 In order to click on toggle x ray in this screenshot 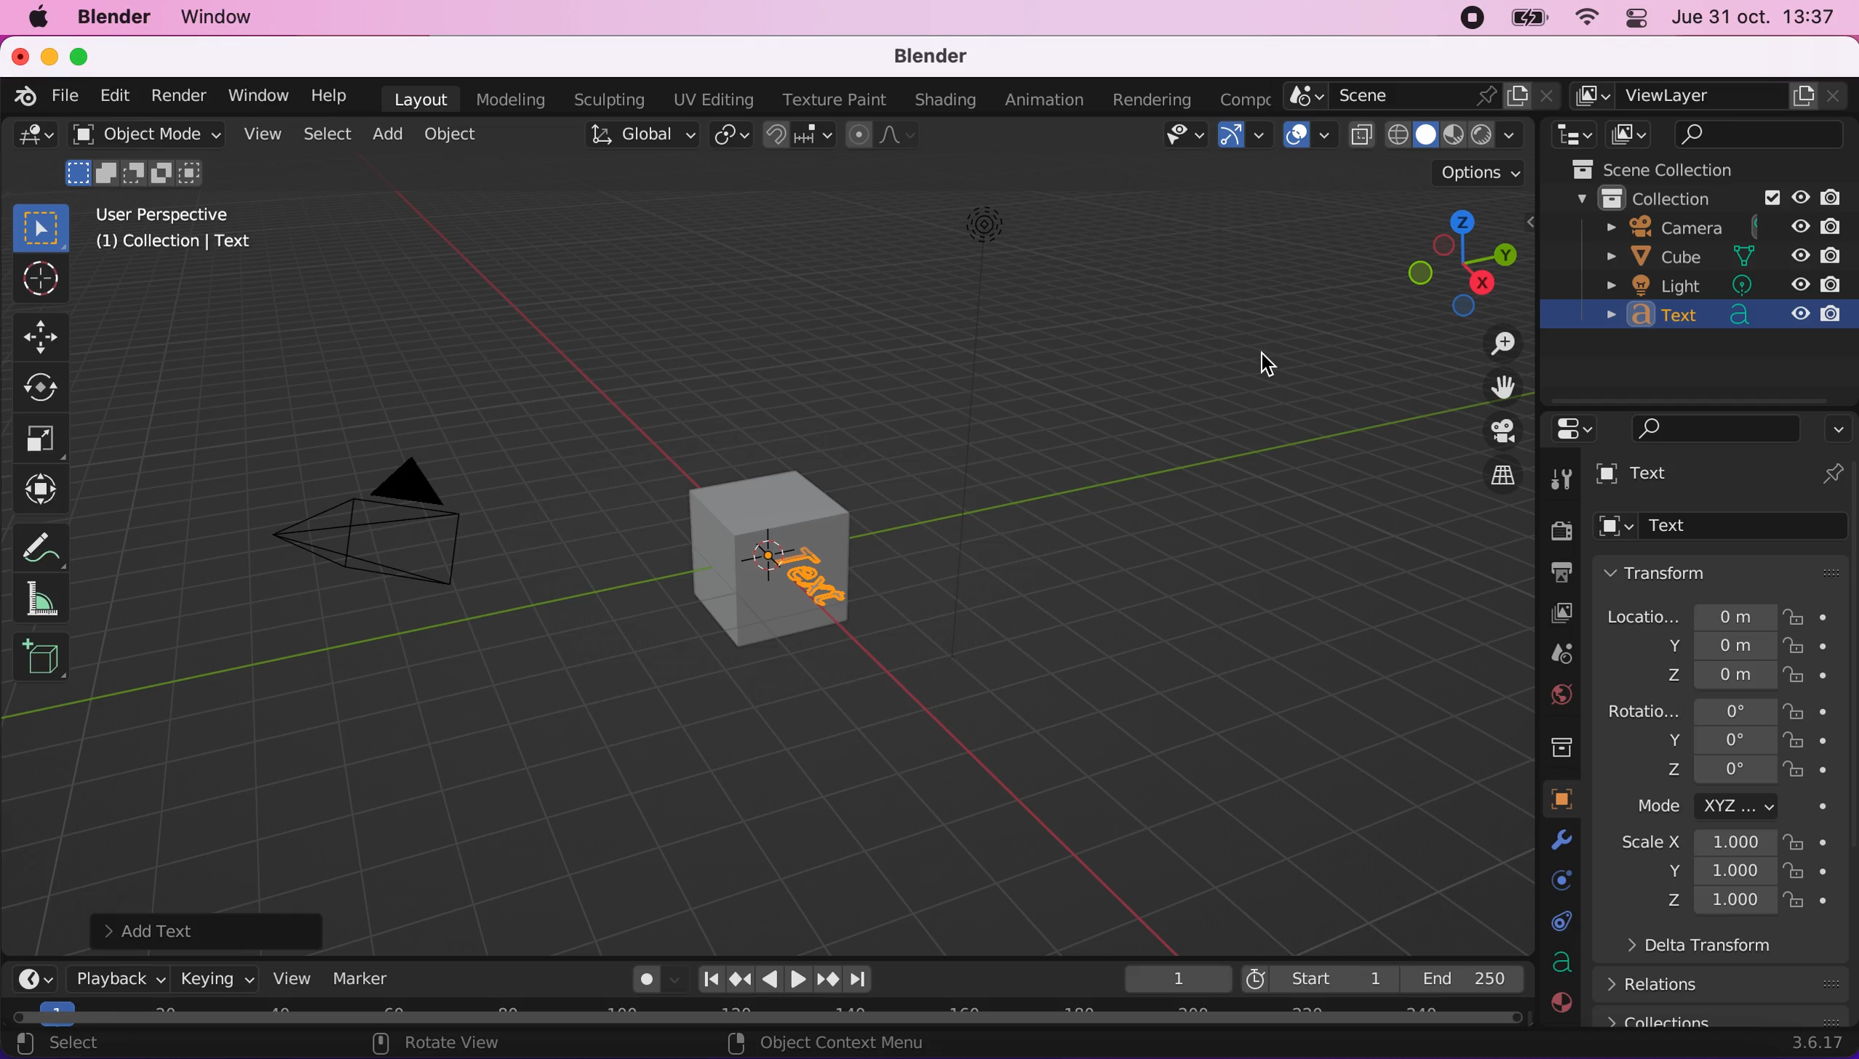, I will do `click(1361, 135)`.